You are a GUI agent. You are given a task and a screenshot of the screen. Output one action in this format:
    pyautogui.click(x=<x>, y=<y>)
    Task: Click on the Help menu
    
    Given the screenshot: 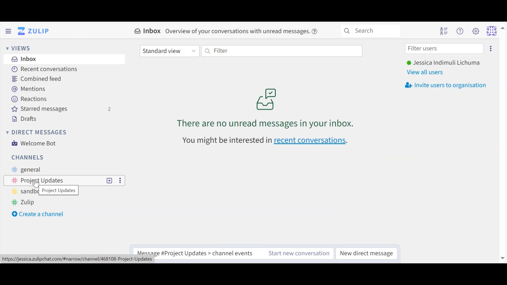 What is the action you would take?
    pyautogui.click(x=461, y=31)
    